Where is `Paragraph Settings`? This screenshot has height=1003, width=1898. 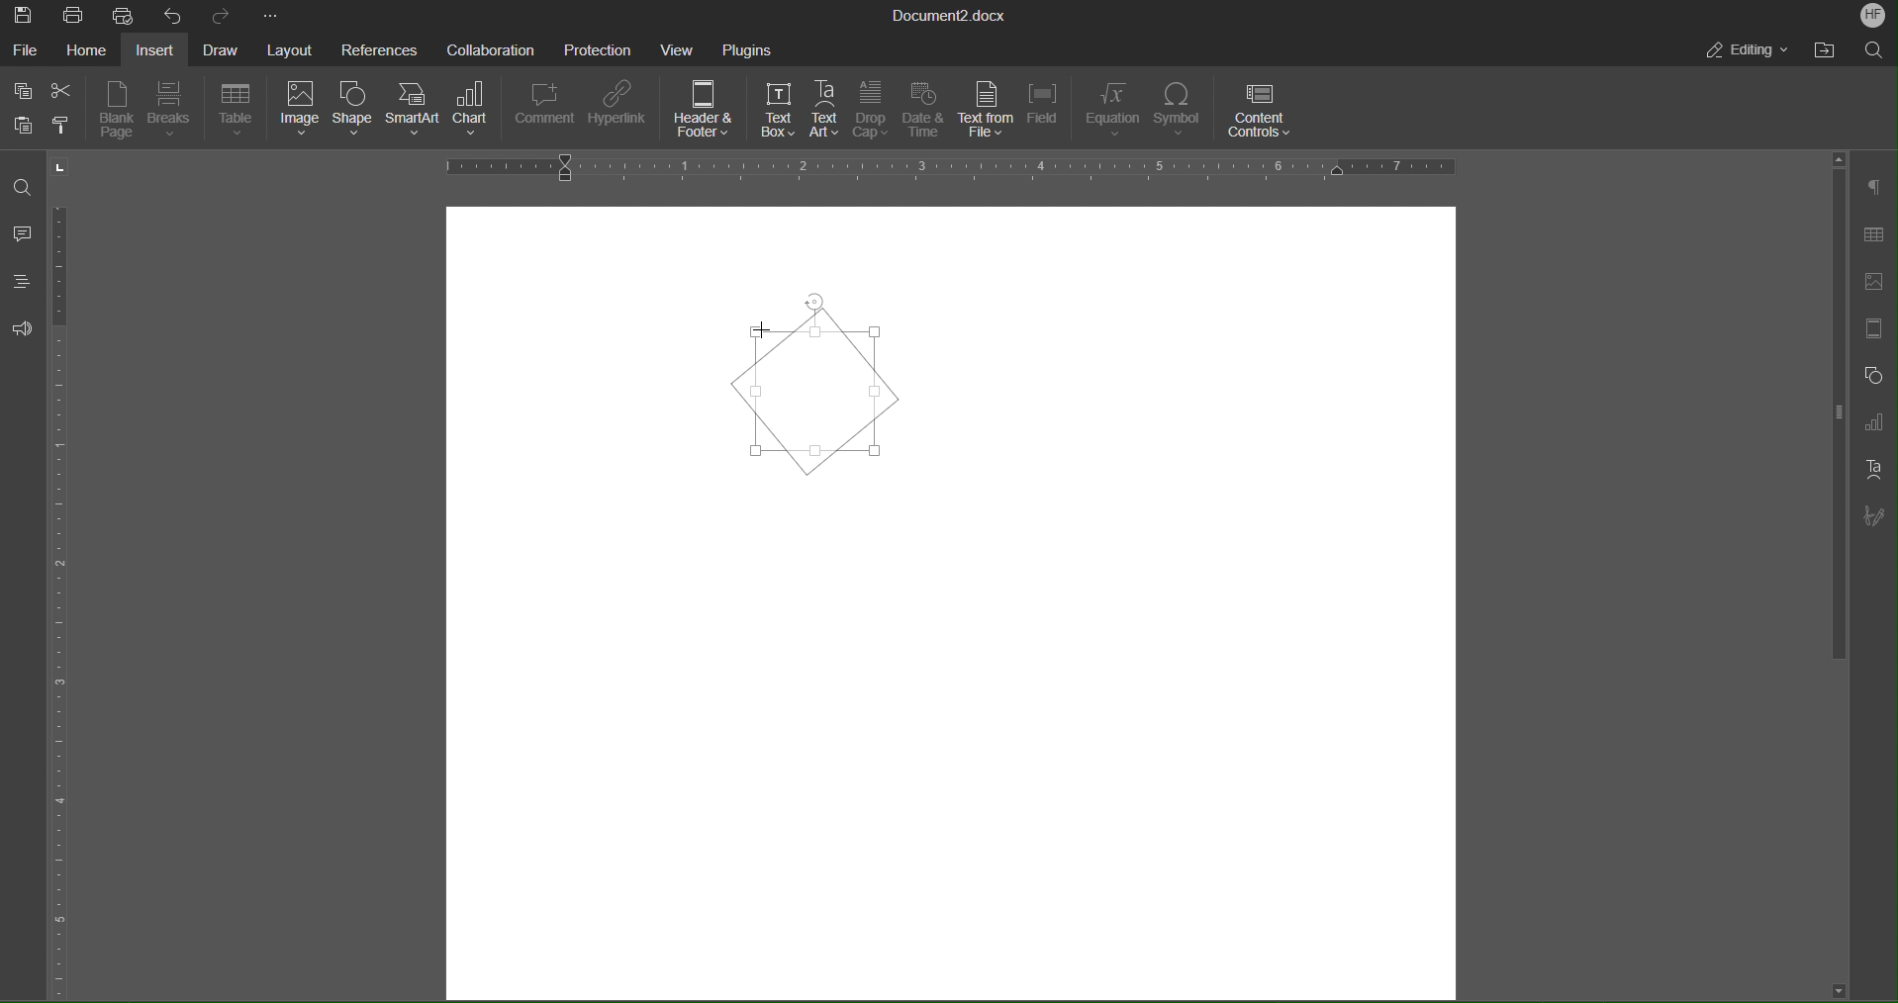
Paragraph Settings is located at coordinates (1874, 188).